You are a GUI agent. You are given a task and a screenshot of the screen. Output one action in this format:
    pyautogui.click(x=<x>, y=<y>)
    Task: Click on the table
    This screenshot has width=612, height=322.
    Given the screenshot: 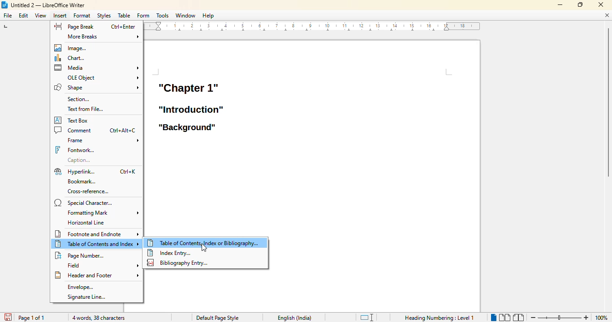 What is the action you would take?
    pyautogui.click(x=124, y=15)
    